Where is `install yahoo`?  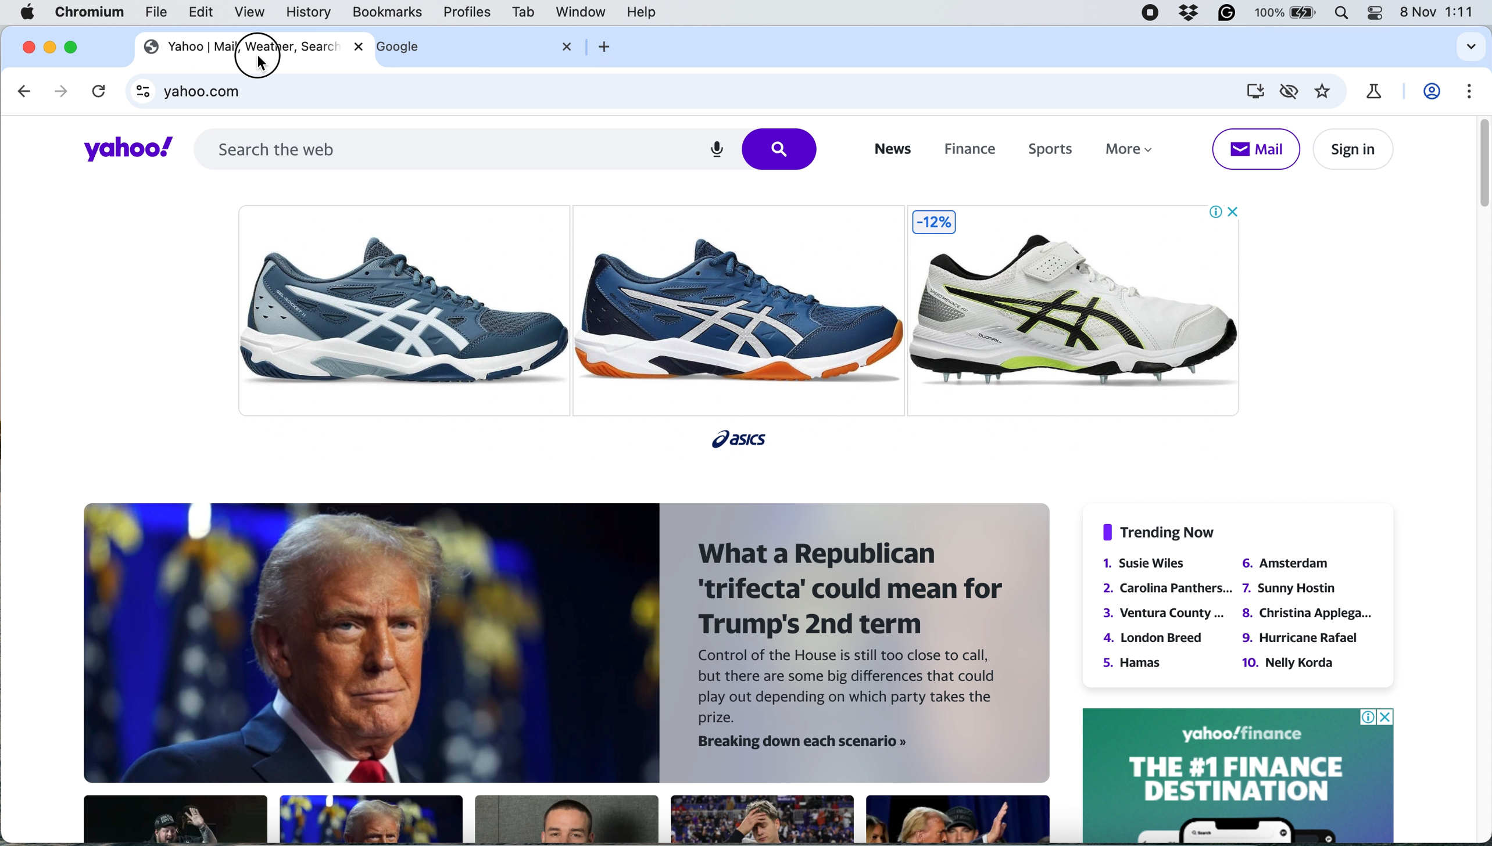 install yahoo is located at coordinates (1254, 91).